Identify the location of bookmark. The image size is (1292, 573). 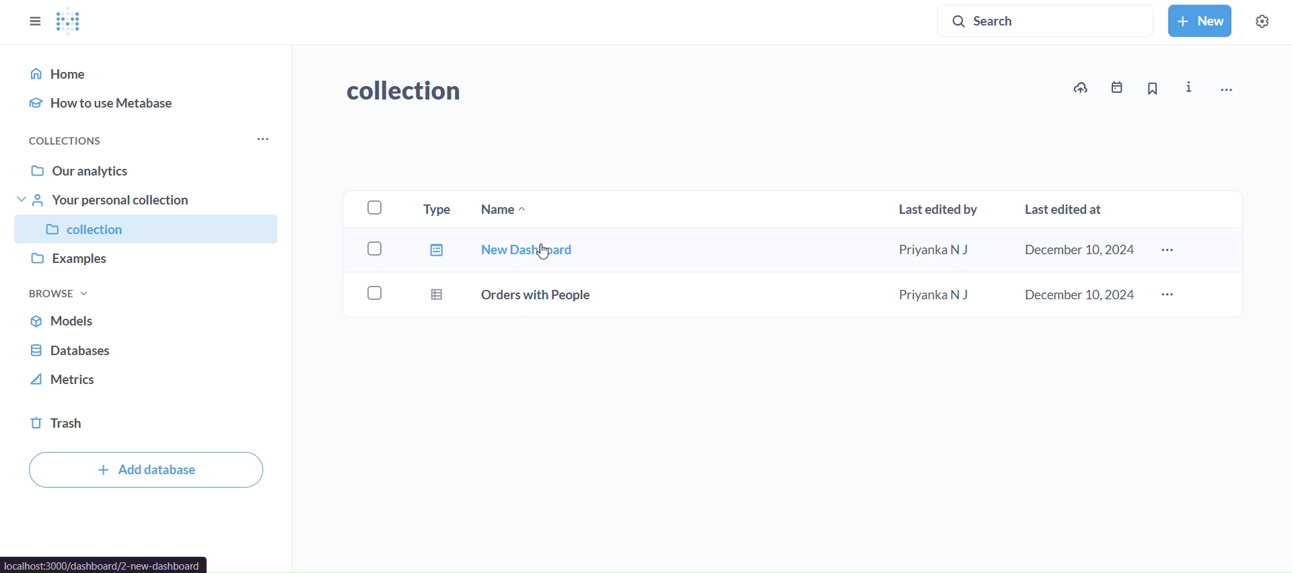
(1153, 88).